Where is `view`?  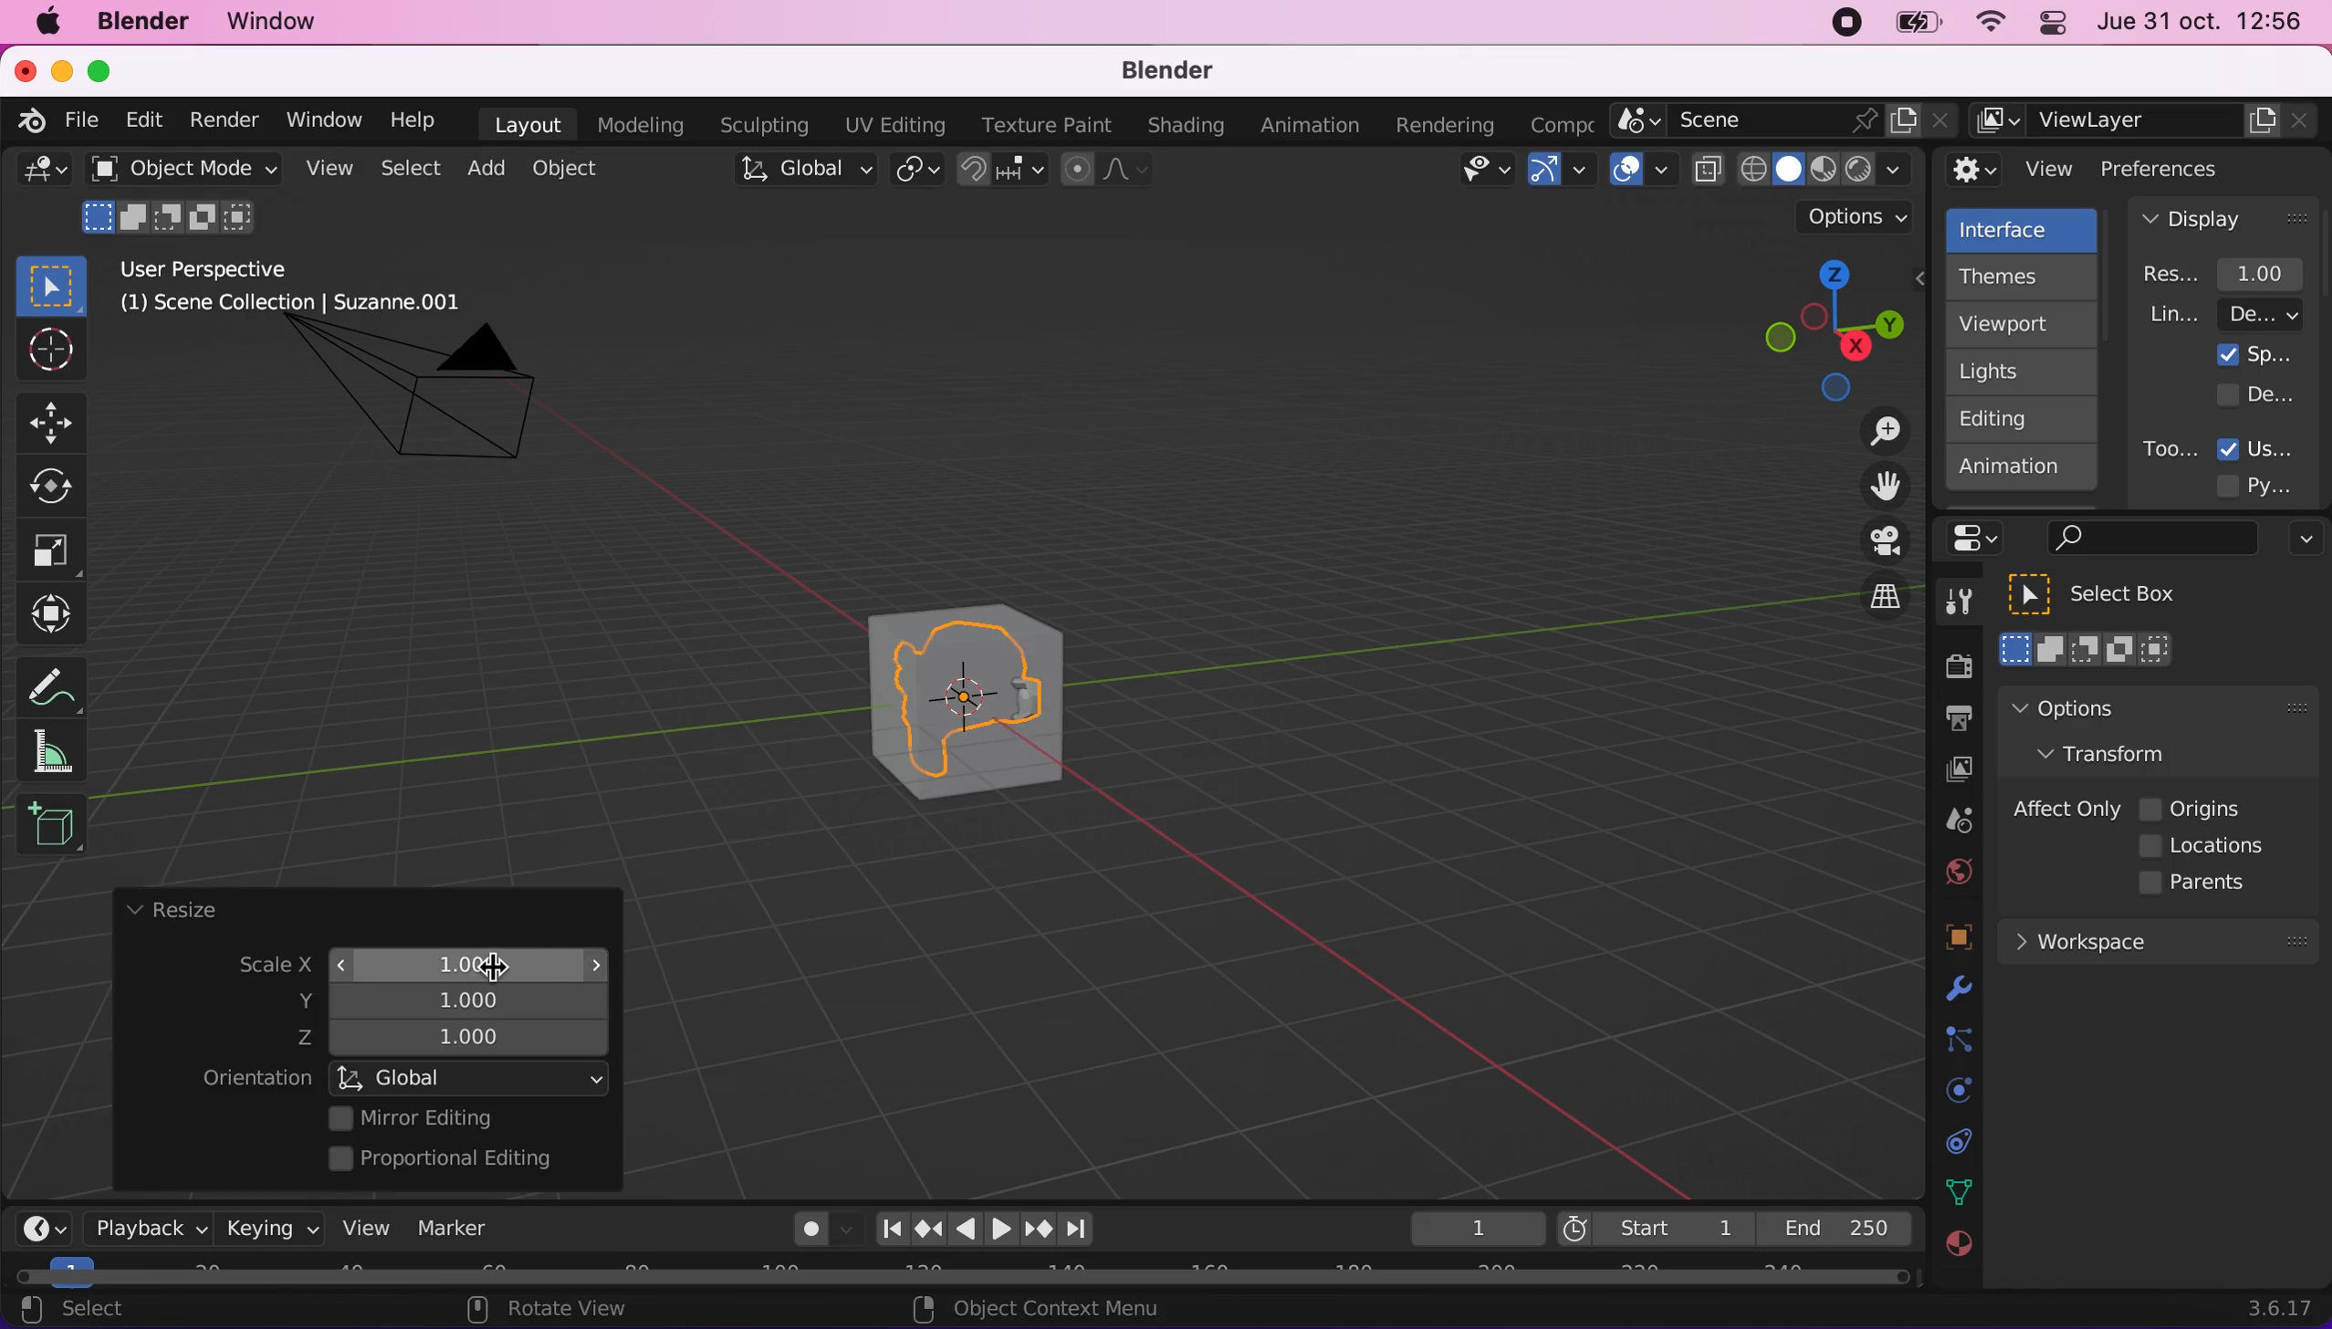
view is located at coordinates (359, 1227).